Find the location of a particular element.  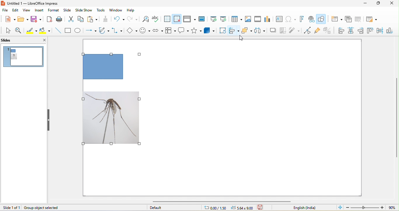

file is located at coordinates (5, 11).